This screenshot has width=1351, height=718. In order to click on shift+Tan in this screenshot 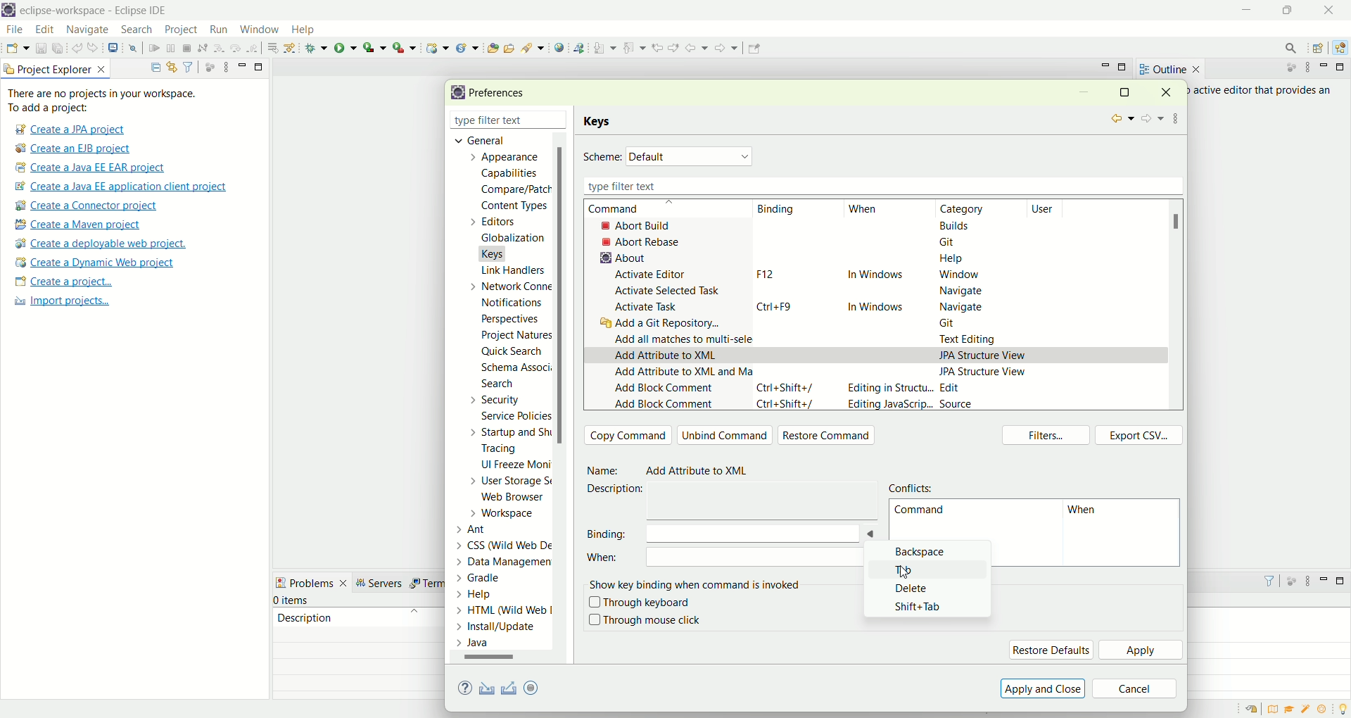, I will do `click(923, 605)`.